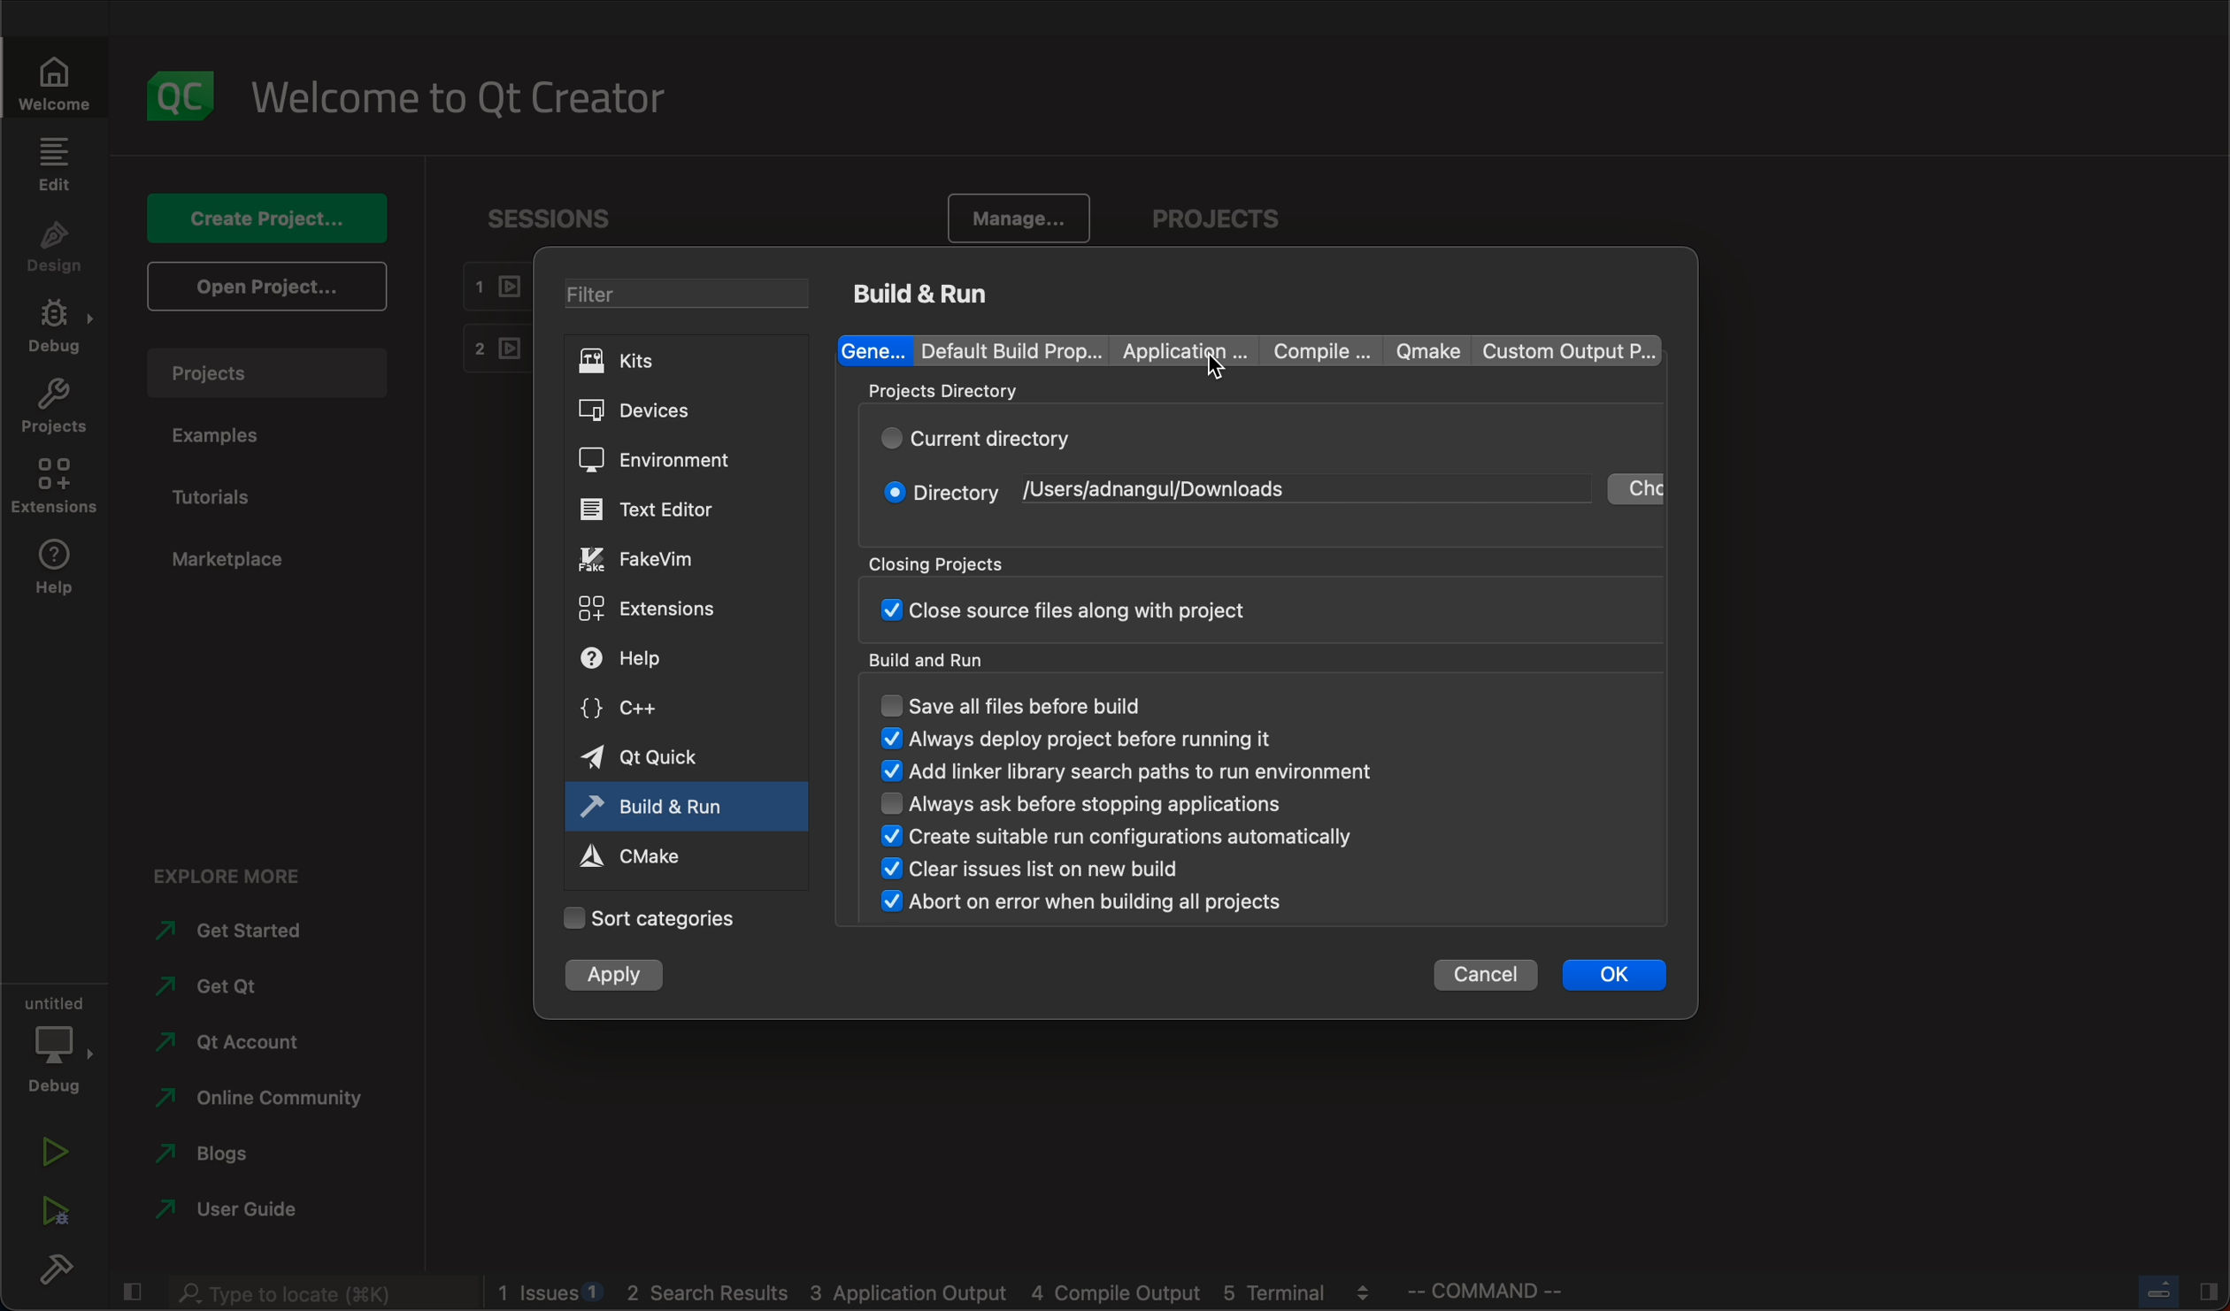  I want to click on apply, so click(611, 976).